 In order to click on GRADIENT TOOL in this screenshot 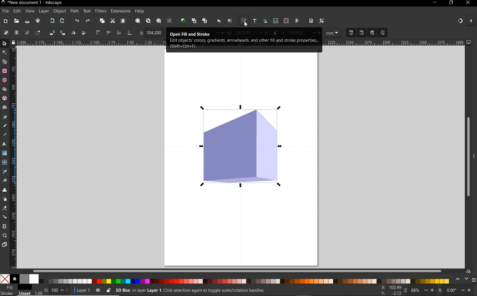, I will do `click(5, 154)`.